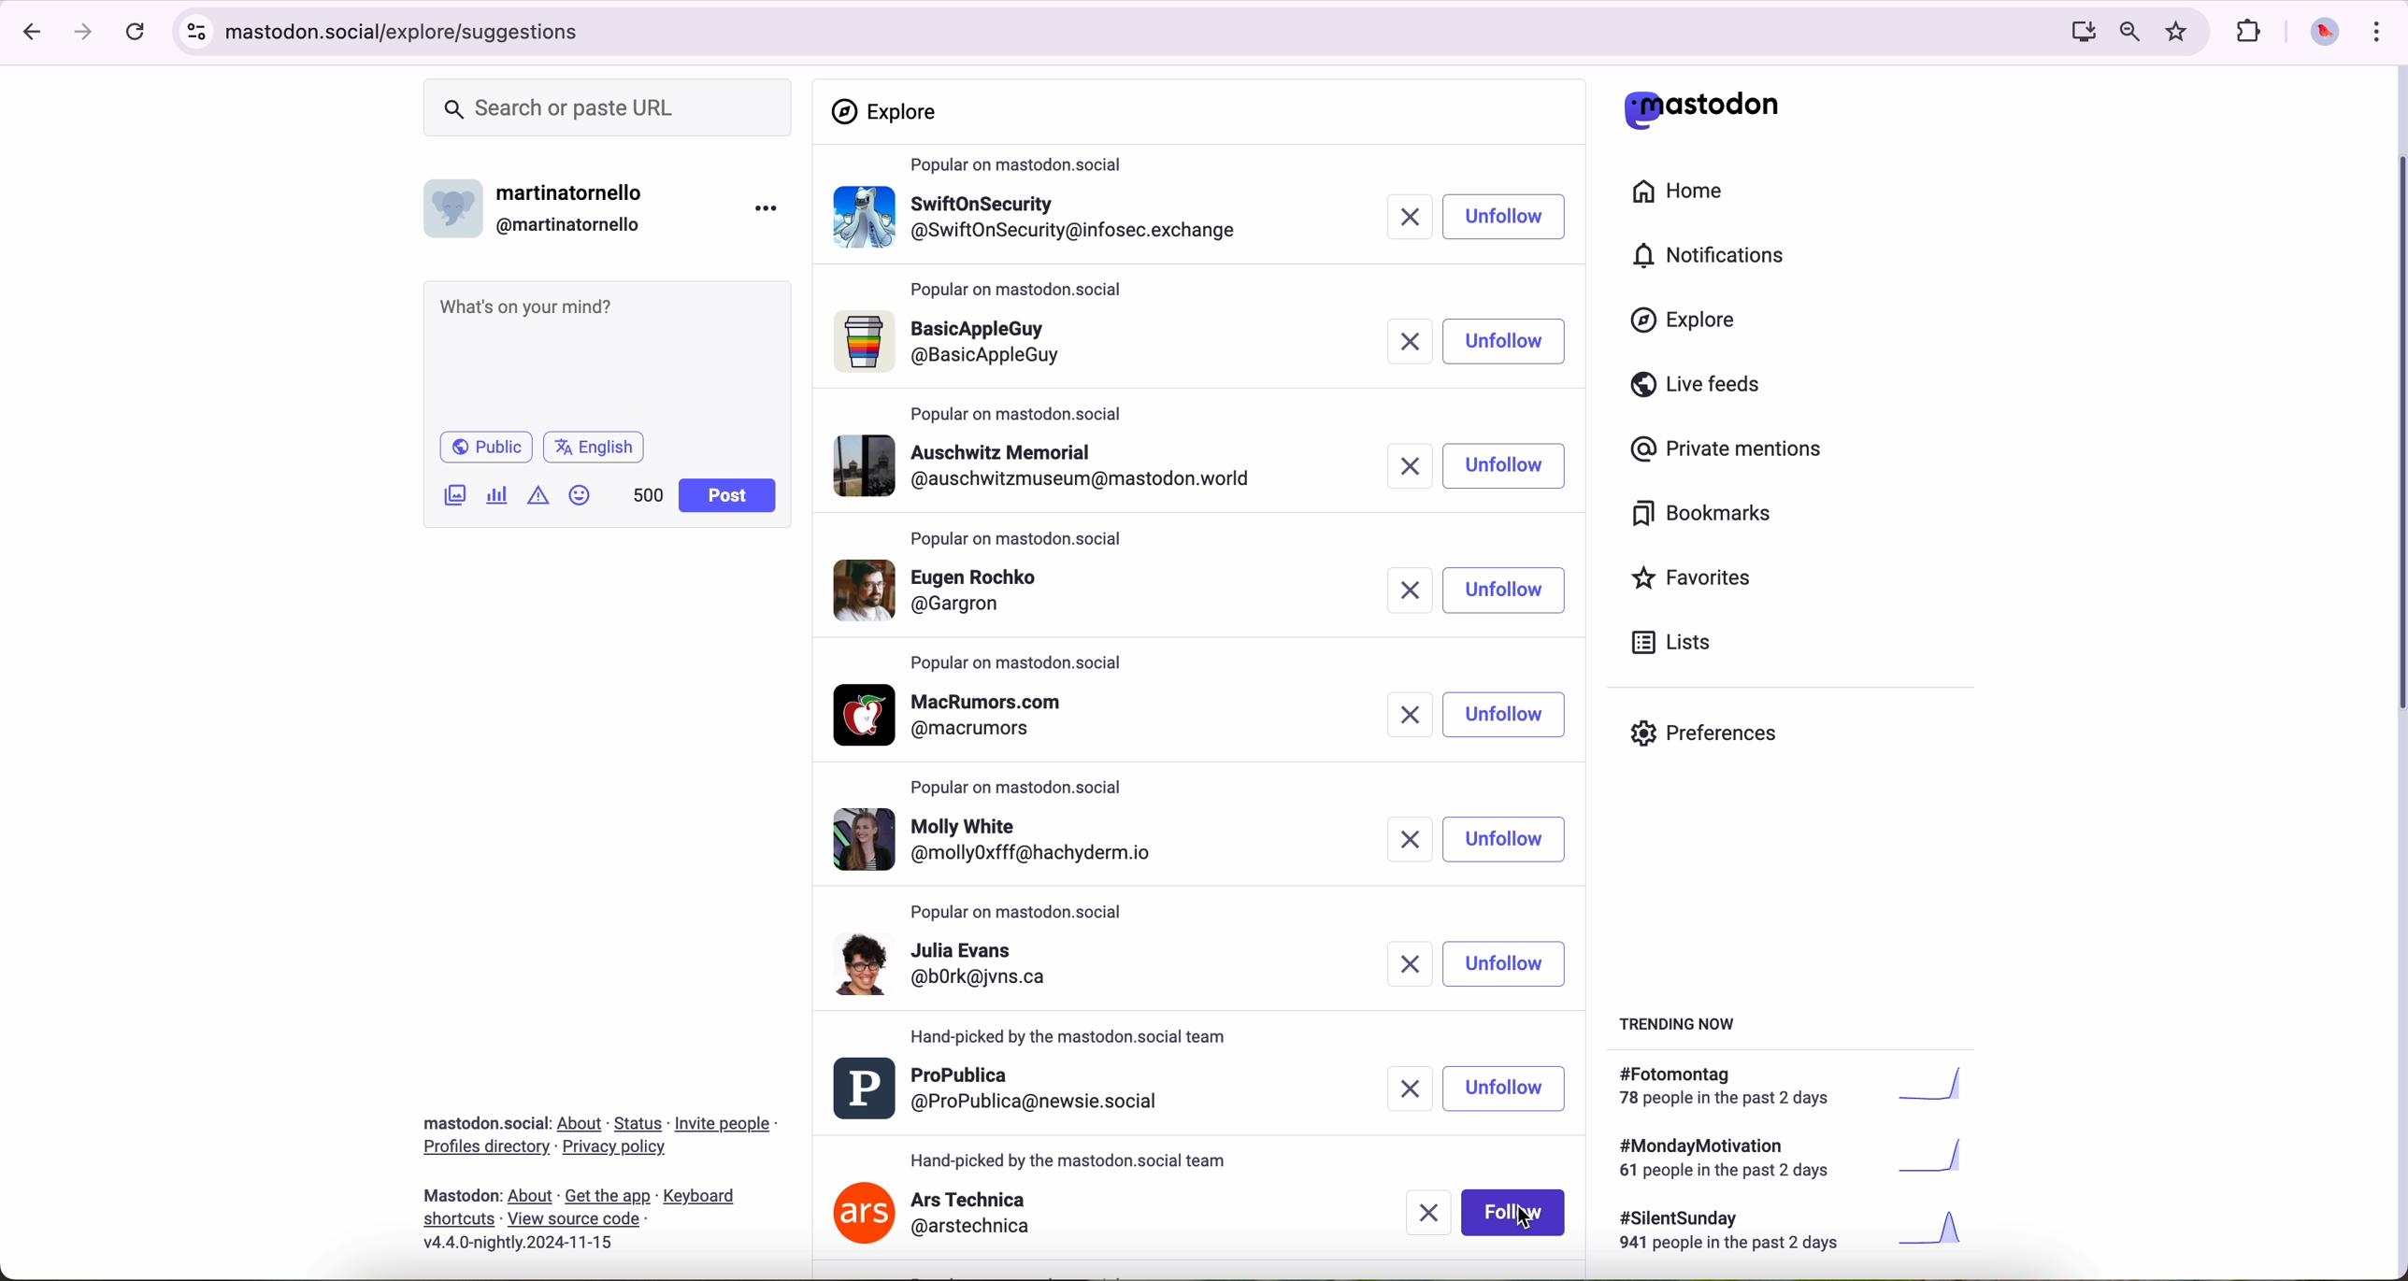 This screenshot has height=1281, width=2408. Describe the element at coordinates (1041, 348) in the screenshot. I see `profile` at that location.